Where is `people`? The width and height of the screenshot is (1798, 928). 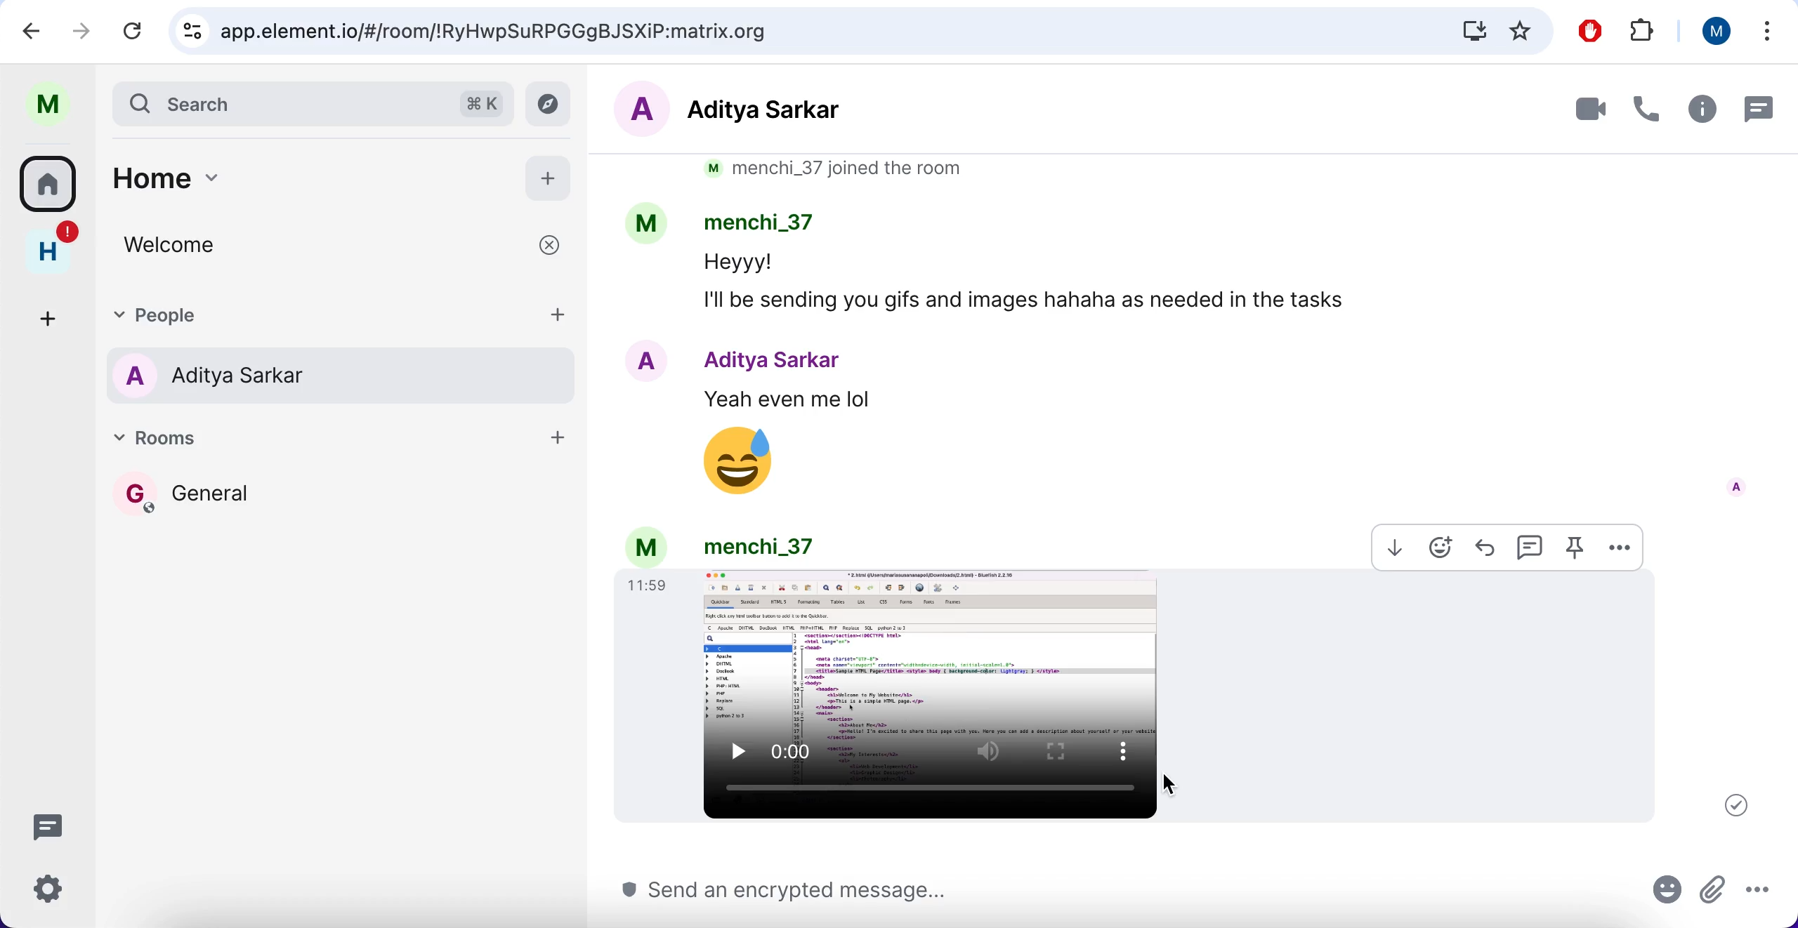 people is located at coordinates (322, 312).